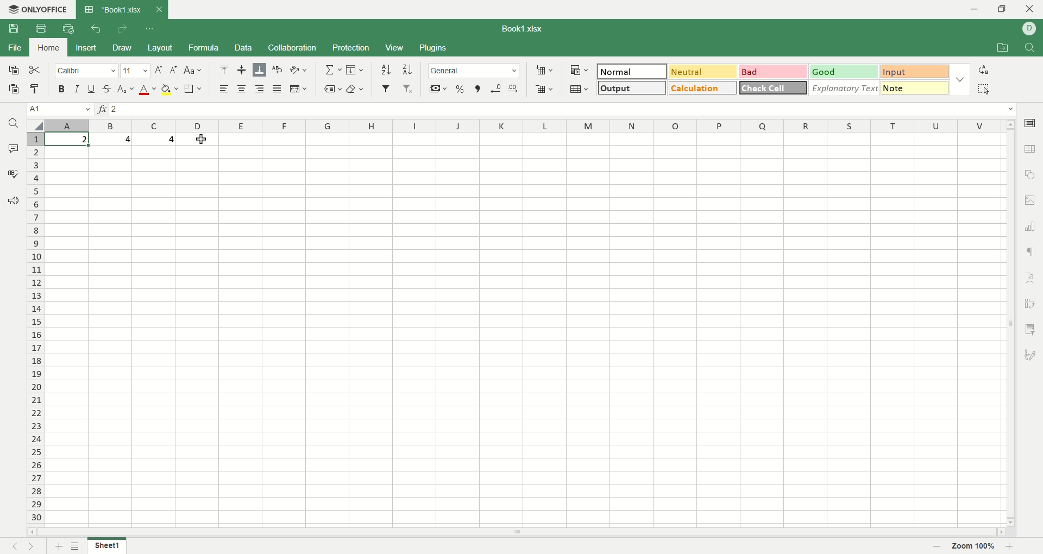  What do you see at coordinates (94, 31) in the screenshot?
I see `undo` at bounding box center [94, 31].